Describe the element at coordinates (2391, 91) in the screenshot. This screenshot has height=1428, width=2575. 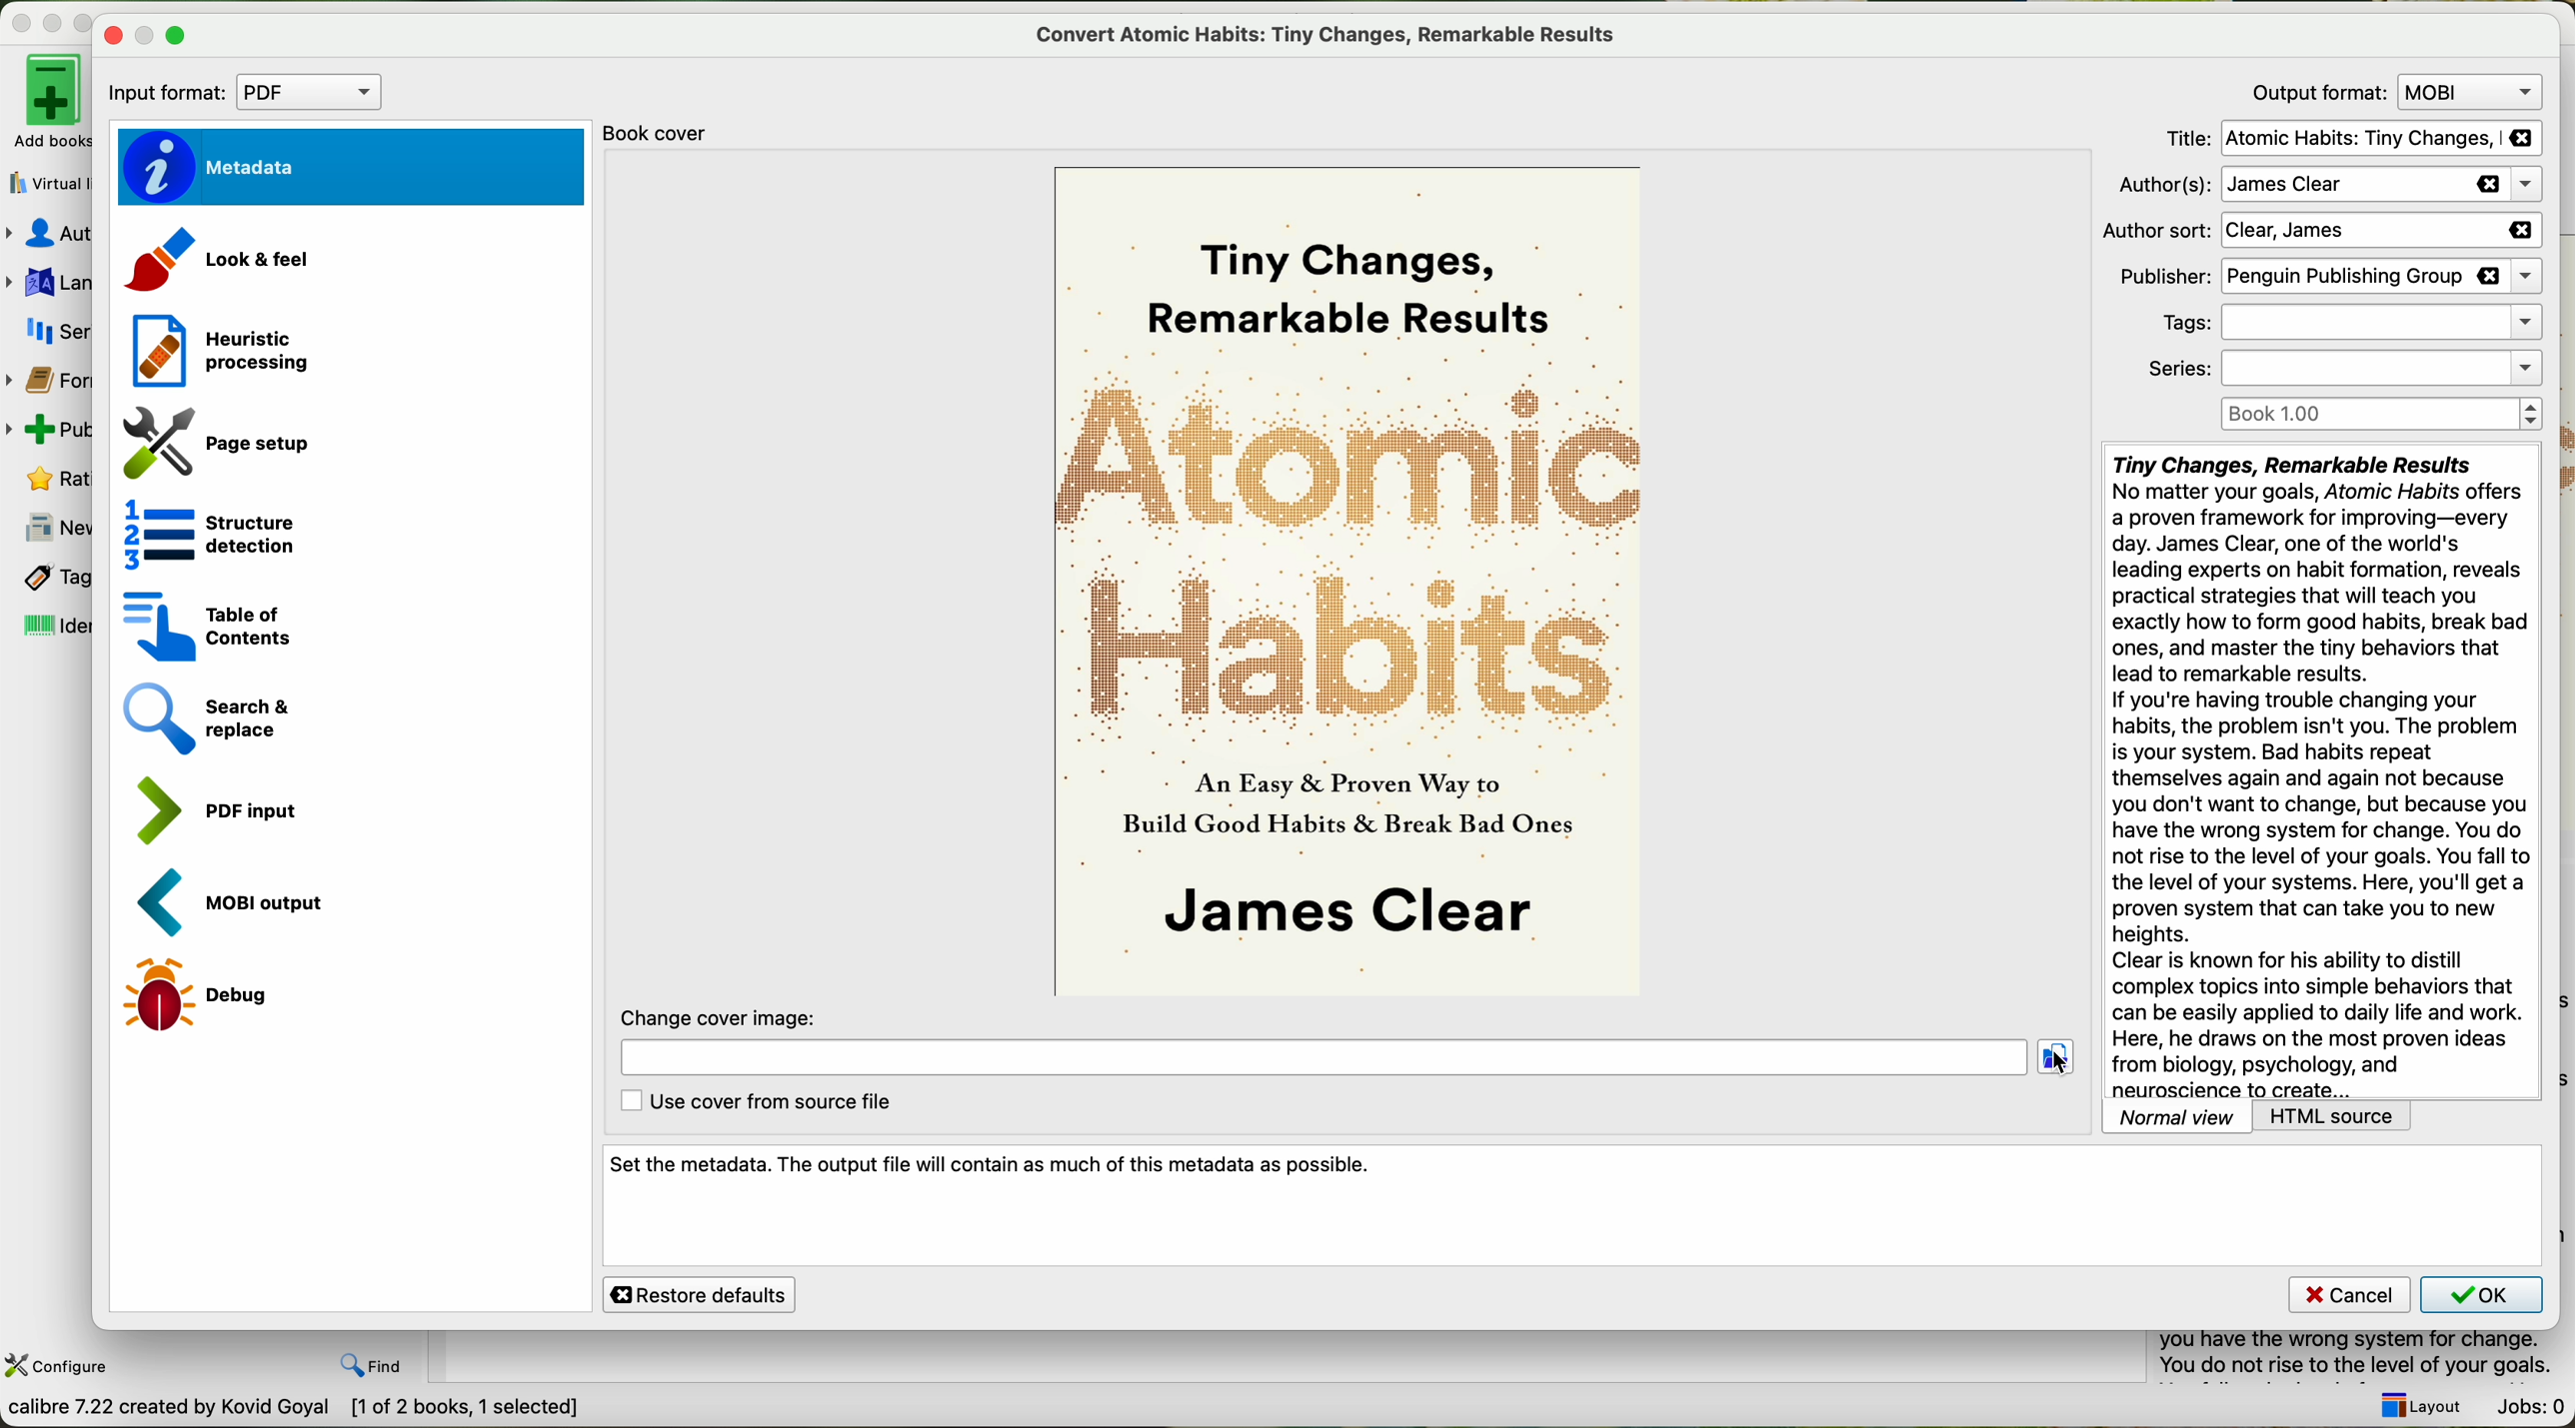
I see `output format: MOVI` at that location.